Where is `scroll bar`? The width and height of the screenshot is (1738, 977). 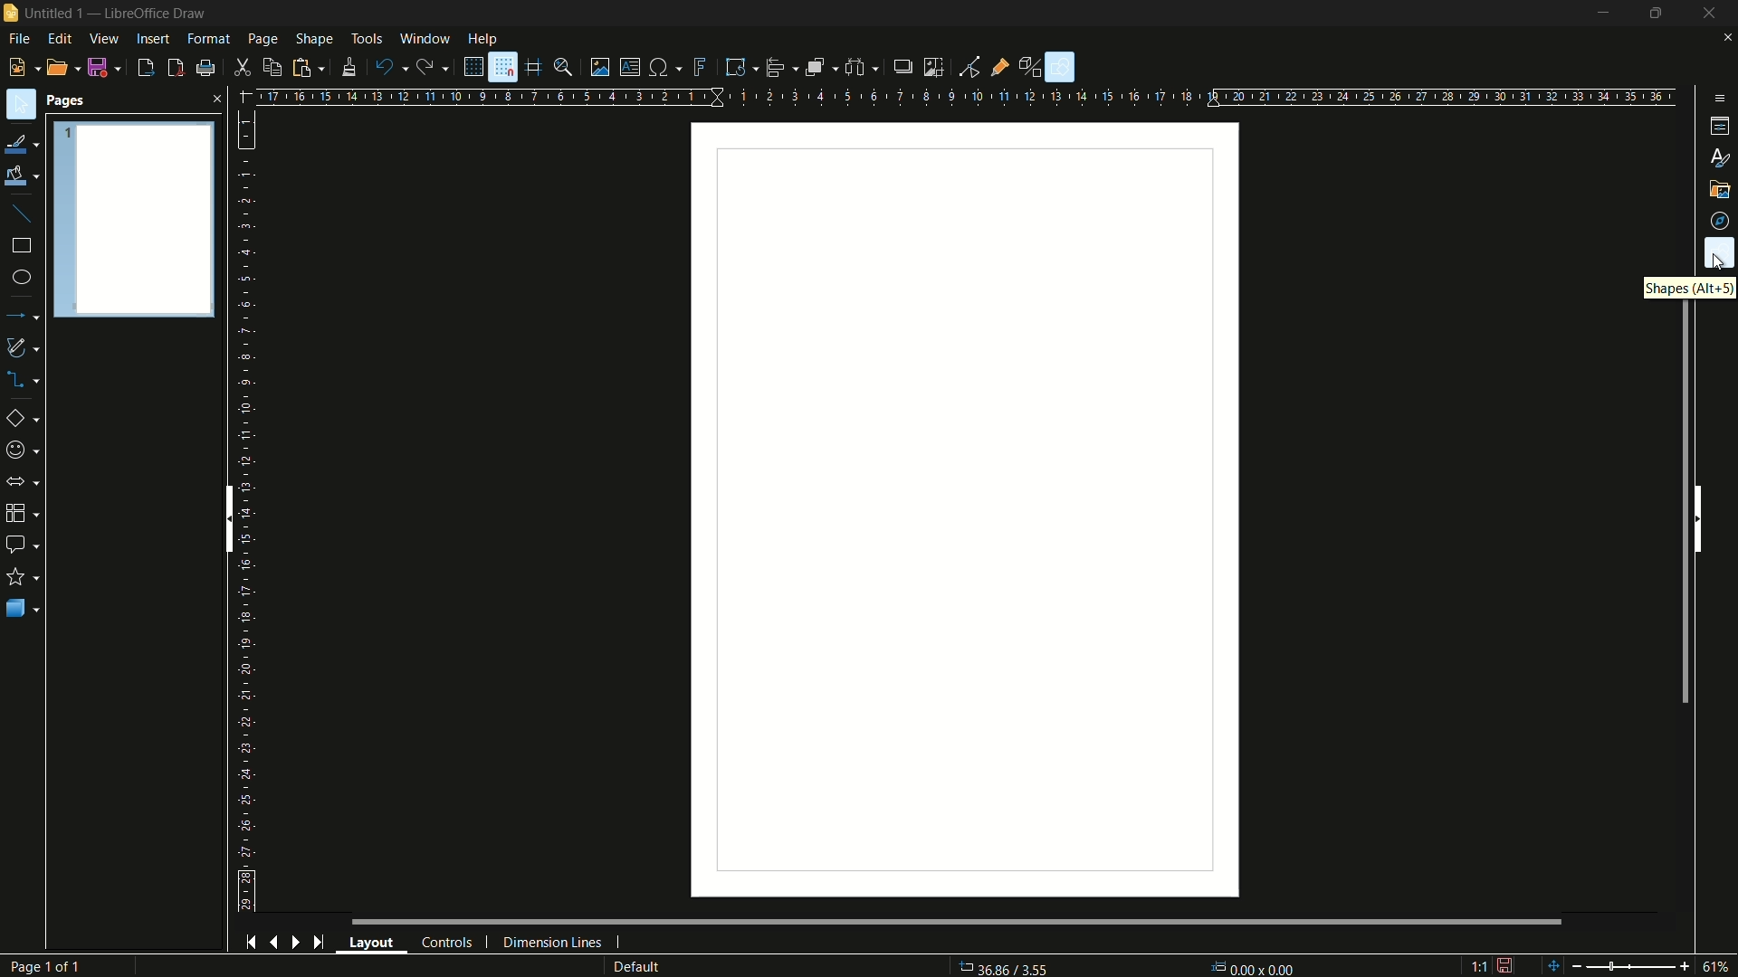 scroll bar is located at coordinates (958, 923).